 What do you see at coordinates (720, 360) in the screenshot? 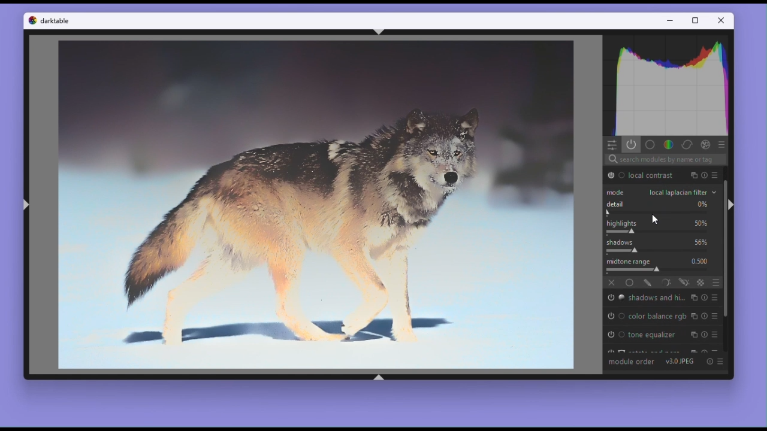
I see `Present` at bounding box center [720, 360].